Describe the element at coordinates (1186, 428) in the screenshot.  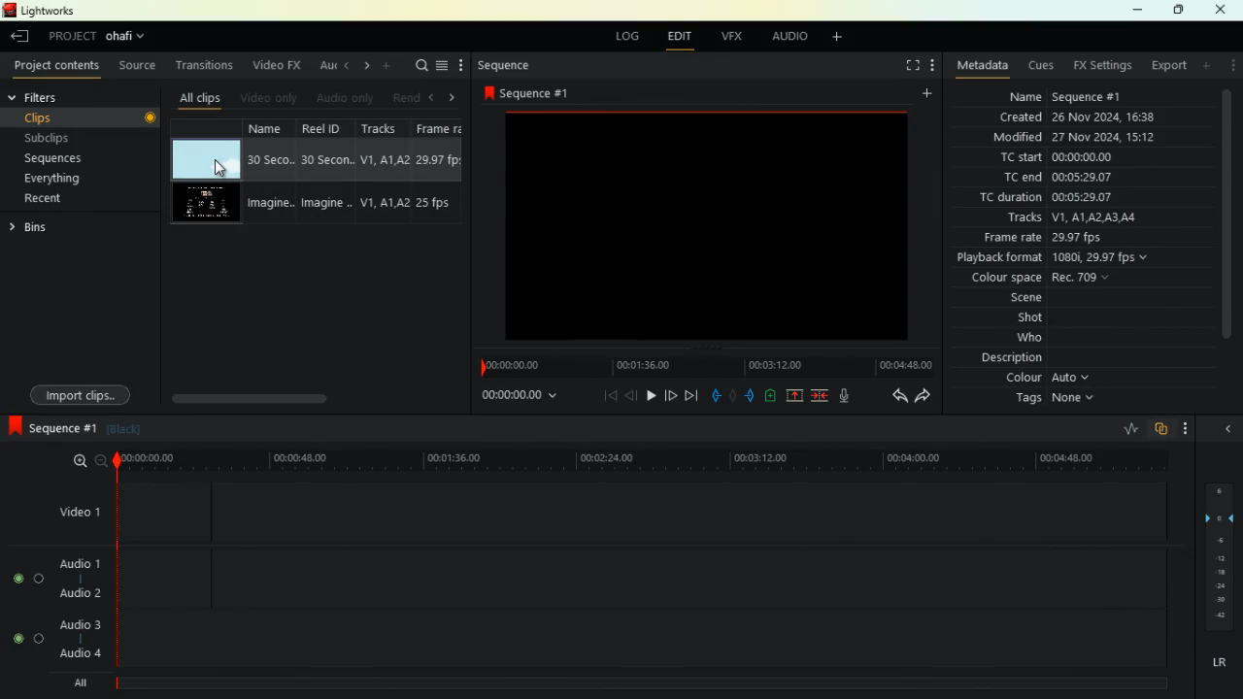
I see `more` at that location.